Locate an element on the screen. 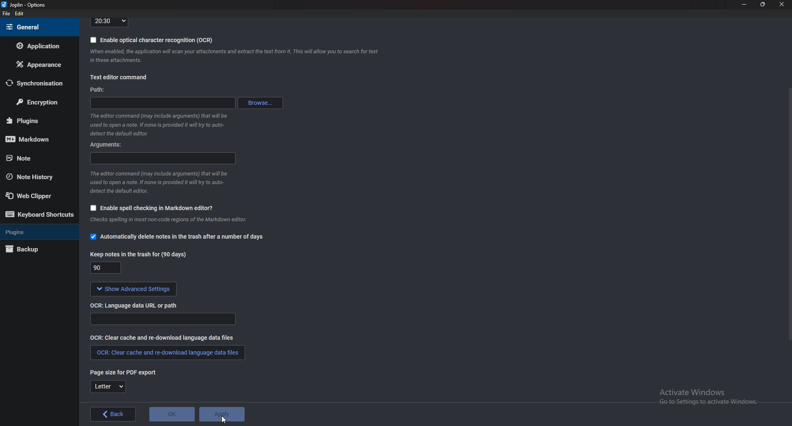 This screenshot has height=426, width=792. Back up is located at coordinates (35, 250).